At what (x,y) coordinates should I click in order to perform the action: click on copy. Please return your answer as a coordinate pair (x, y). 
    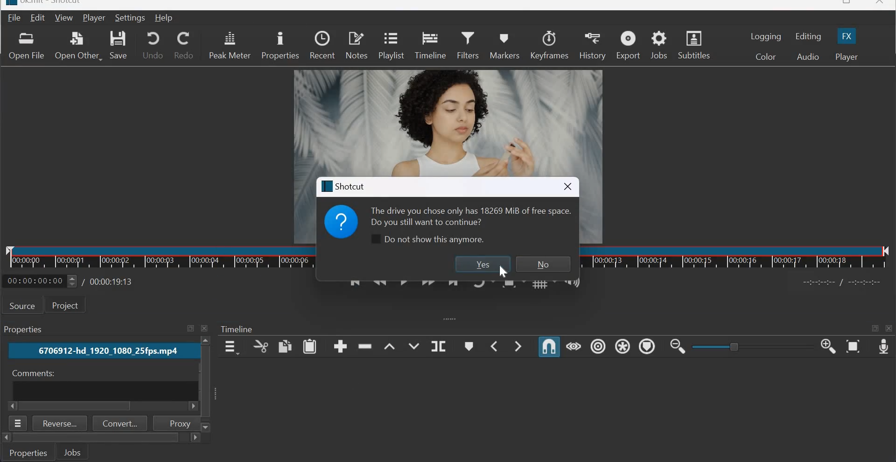
    Looking at the image, I should click on (285, 346).